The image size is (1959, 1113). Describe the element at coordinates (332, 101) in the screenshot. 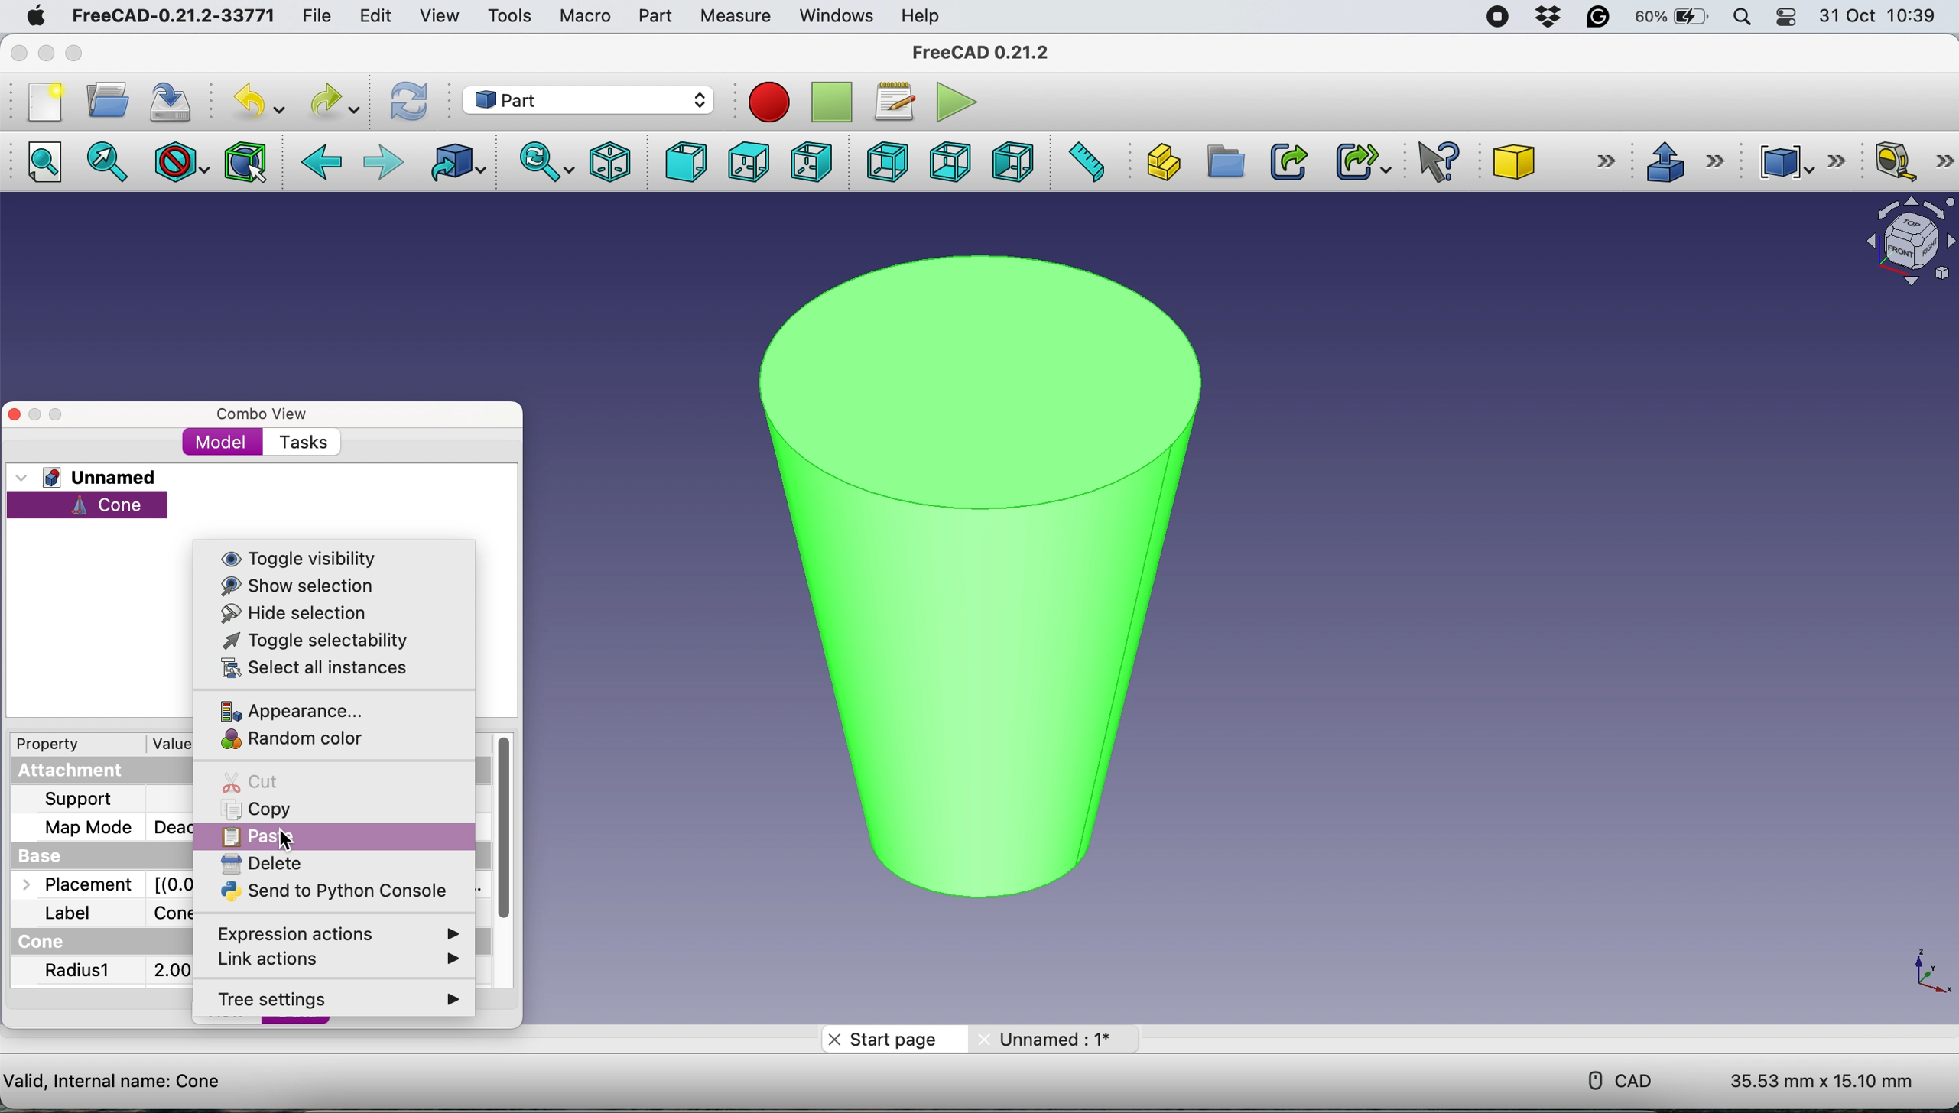

I see `redo` at that location.